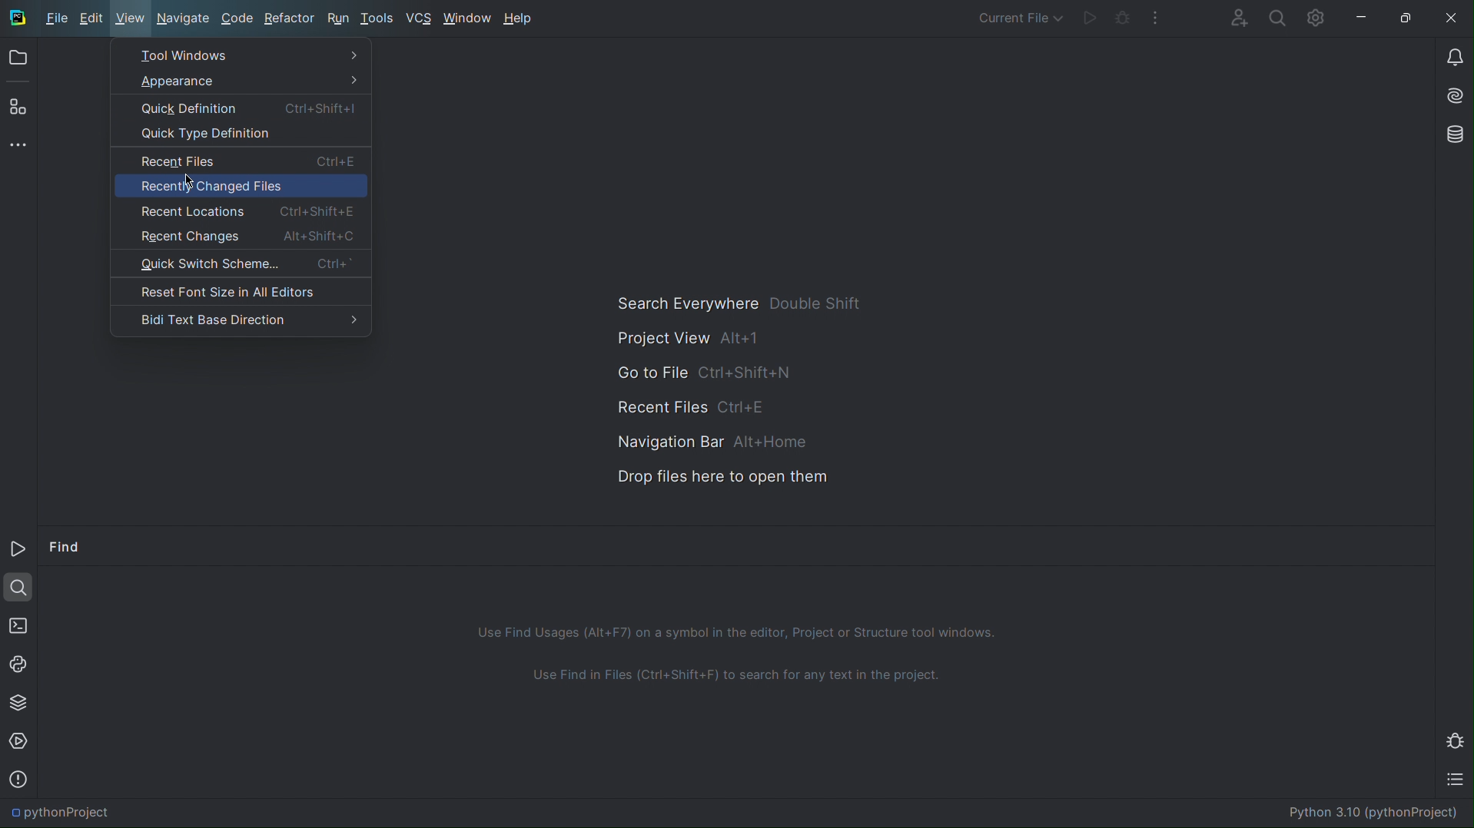  What do you see at coordinates (1408, 19) in the screenshot?
I see `Maximize` at bounding box center [1408, 19].